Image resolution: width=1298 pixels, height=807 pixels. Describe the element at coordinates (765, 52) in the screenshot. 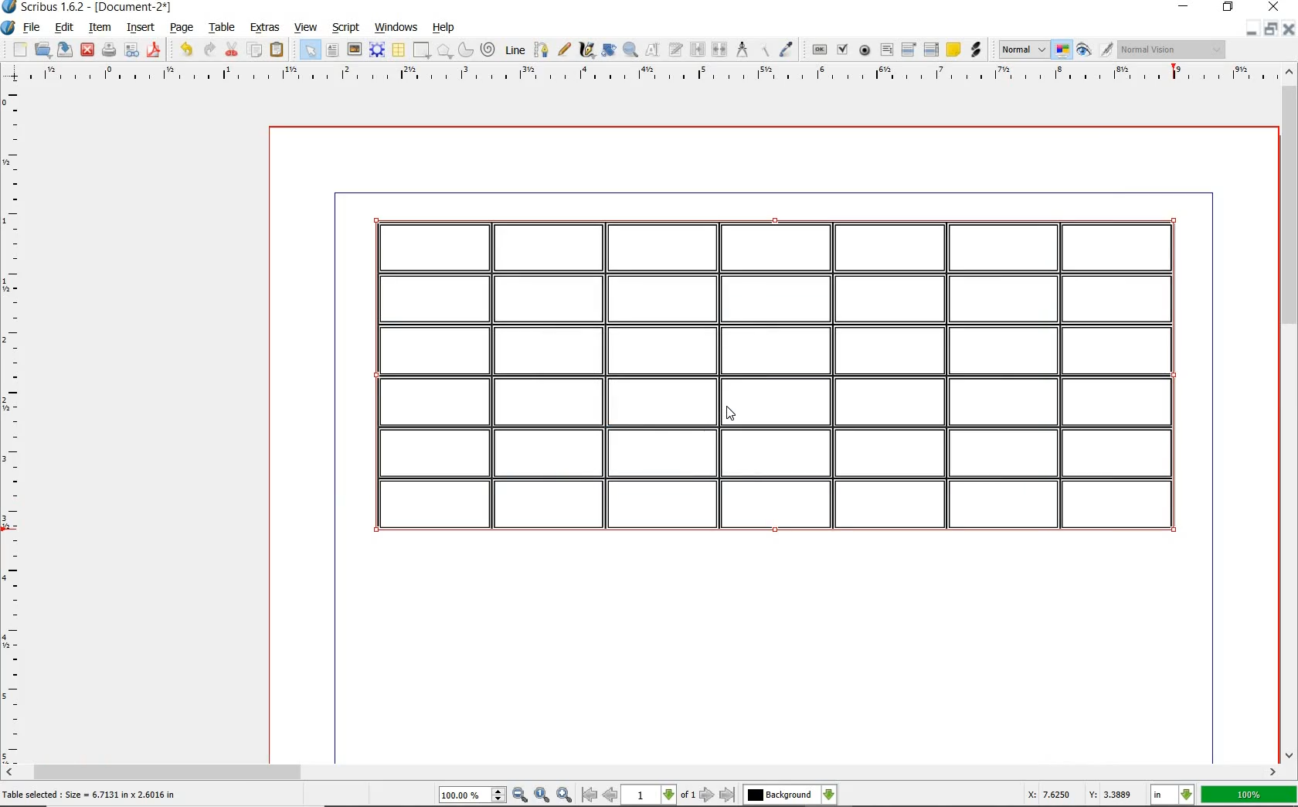

I see `copy item properties` at that location.